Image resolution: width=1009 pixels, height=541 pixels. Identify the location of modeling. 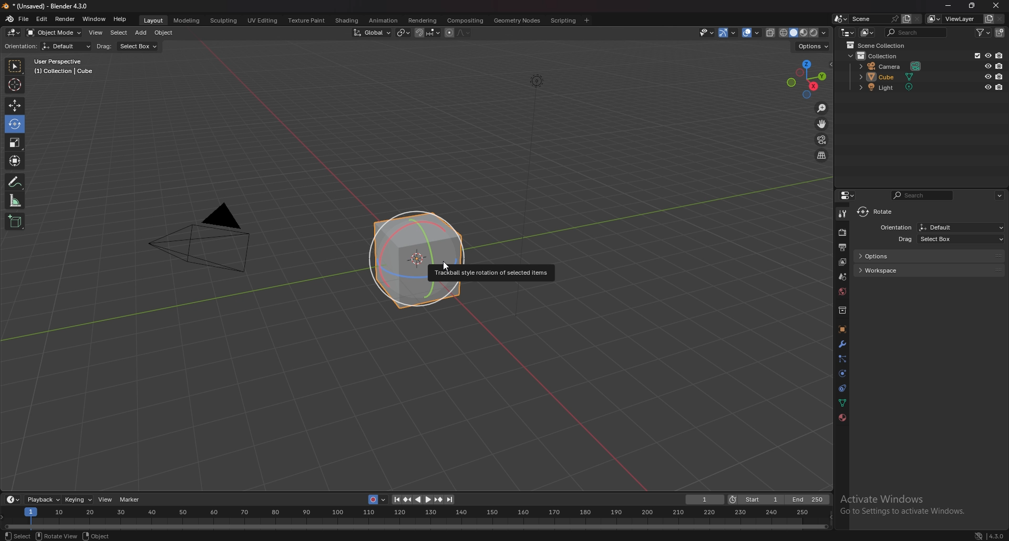
(188, 21).